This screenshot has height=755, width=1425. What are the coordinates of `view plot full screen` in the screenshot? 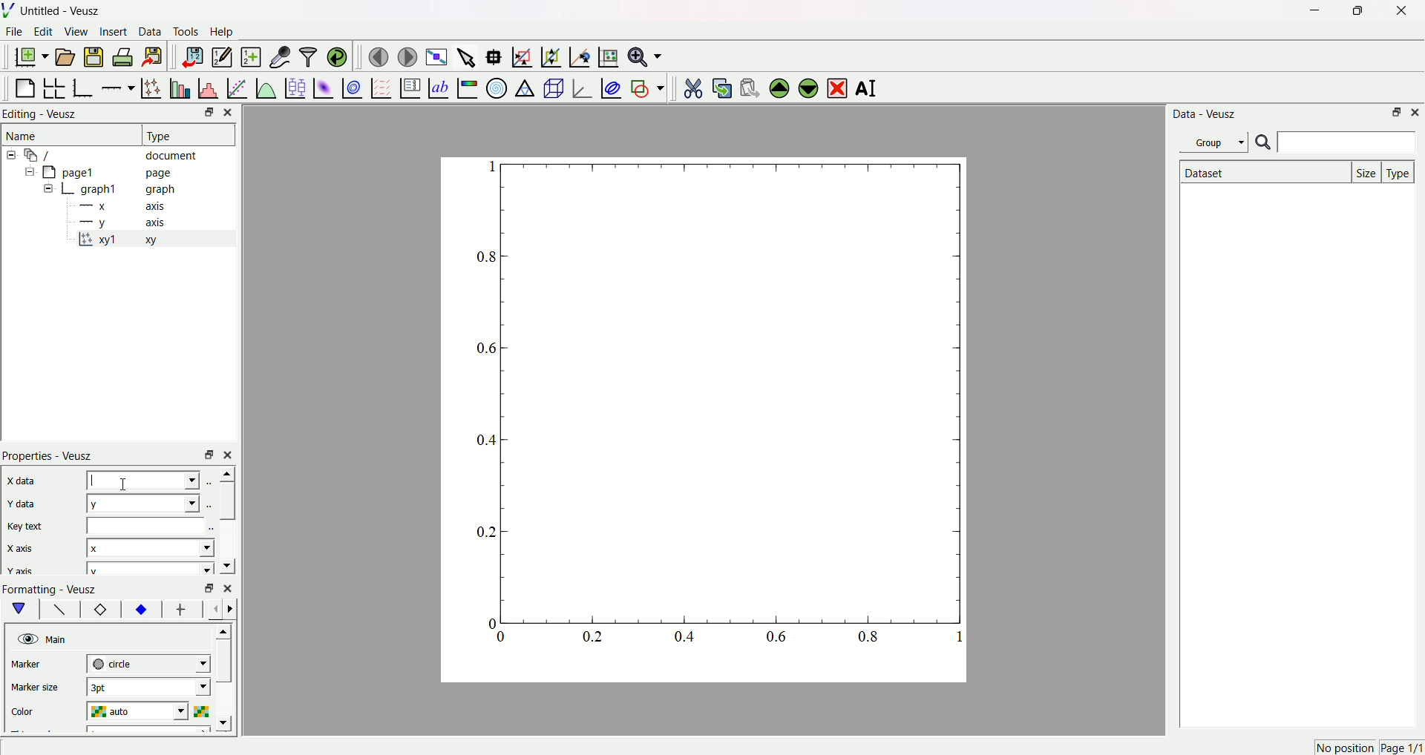 It's located at (437, 55).